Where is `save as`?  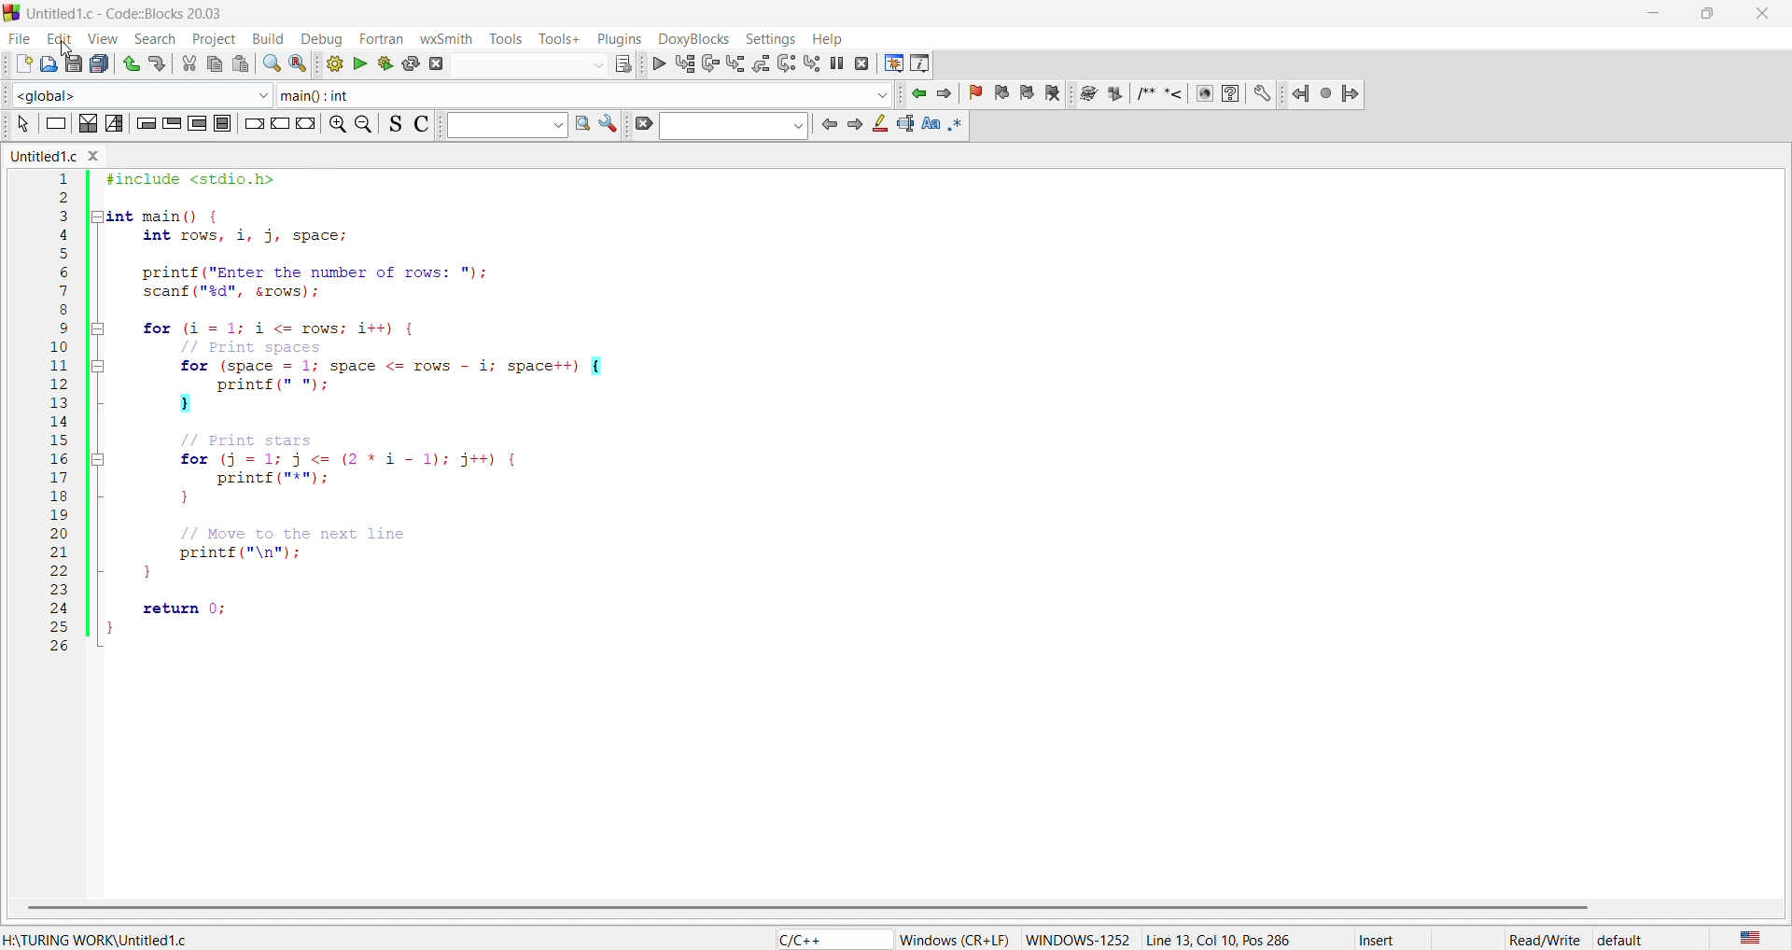
save as is located at coordinates (75, 63).